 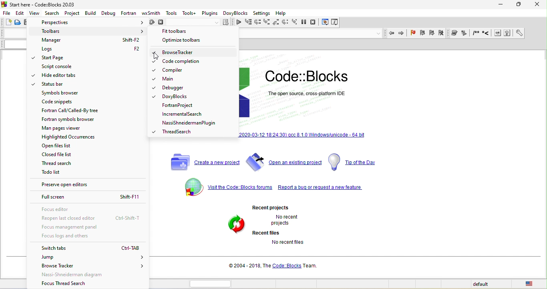 I want to click on full screen, so click(x=91, y=197).